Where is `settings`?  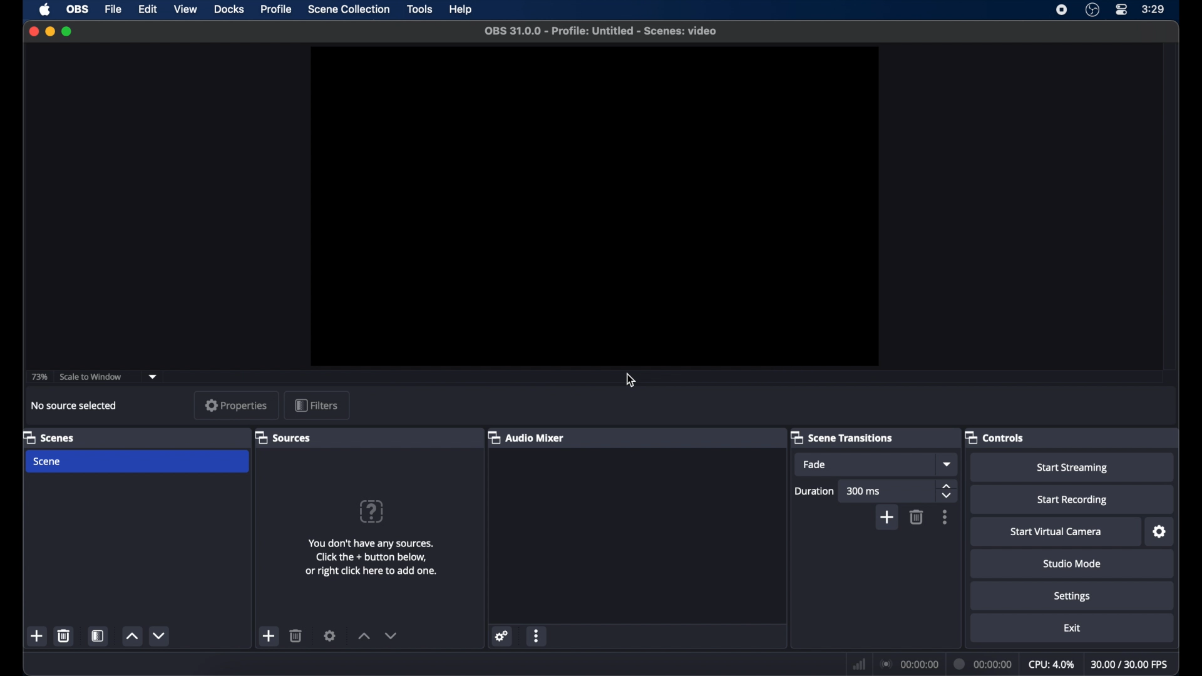
settings is located at coordinates (1160, 531).